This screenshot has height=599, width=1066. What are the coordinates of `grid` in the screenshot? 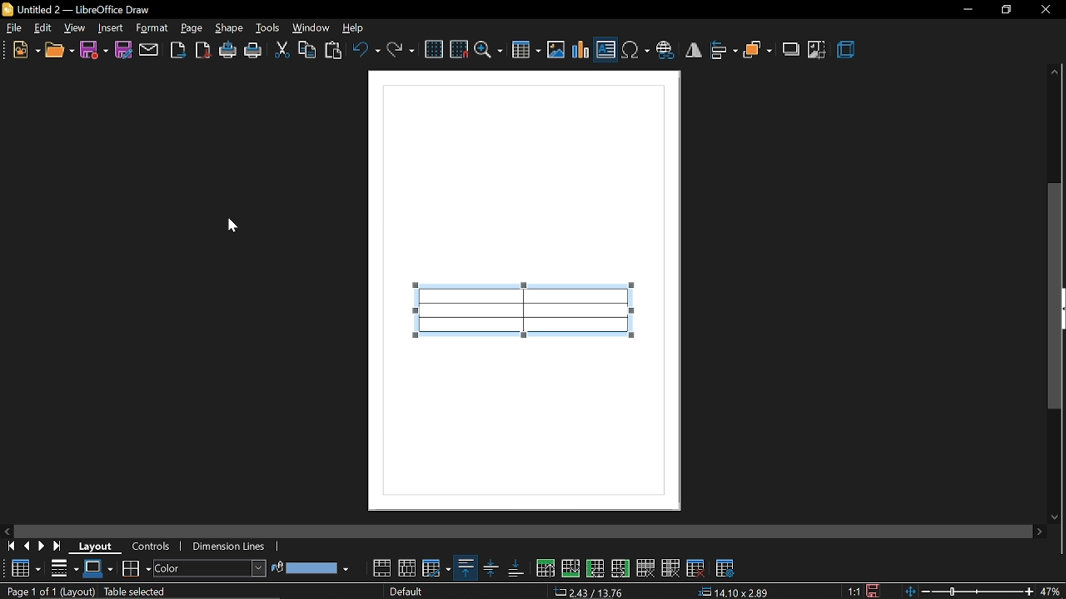 It's located at (435, 49).